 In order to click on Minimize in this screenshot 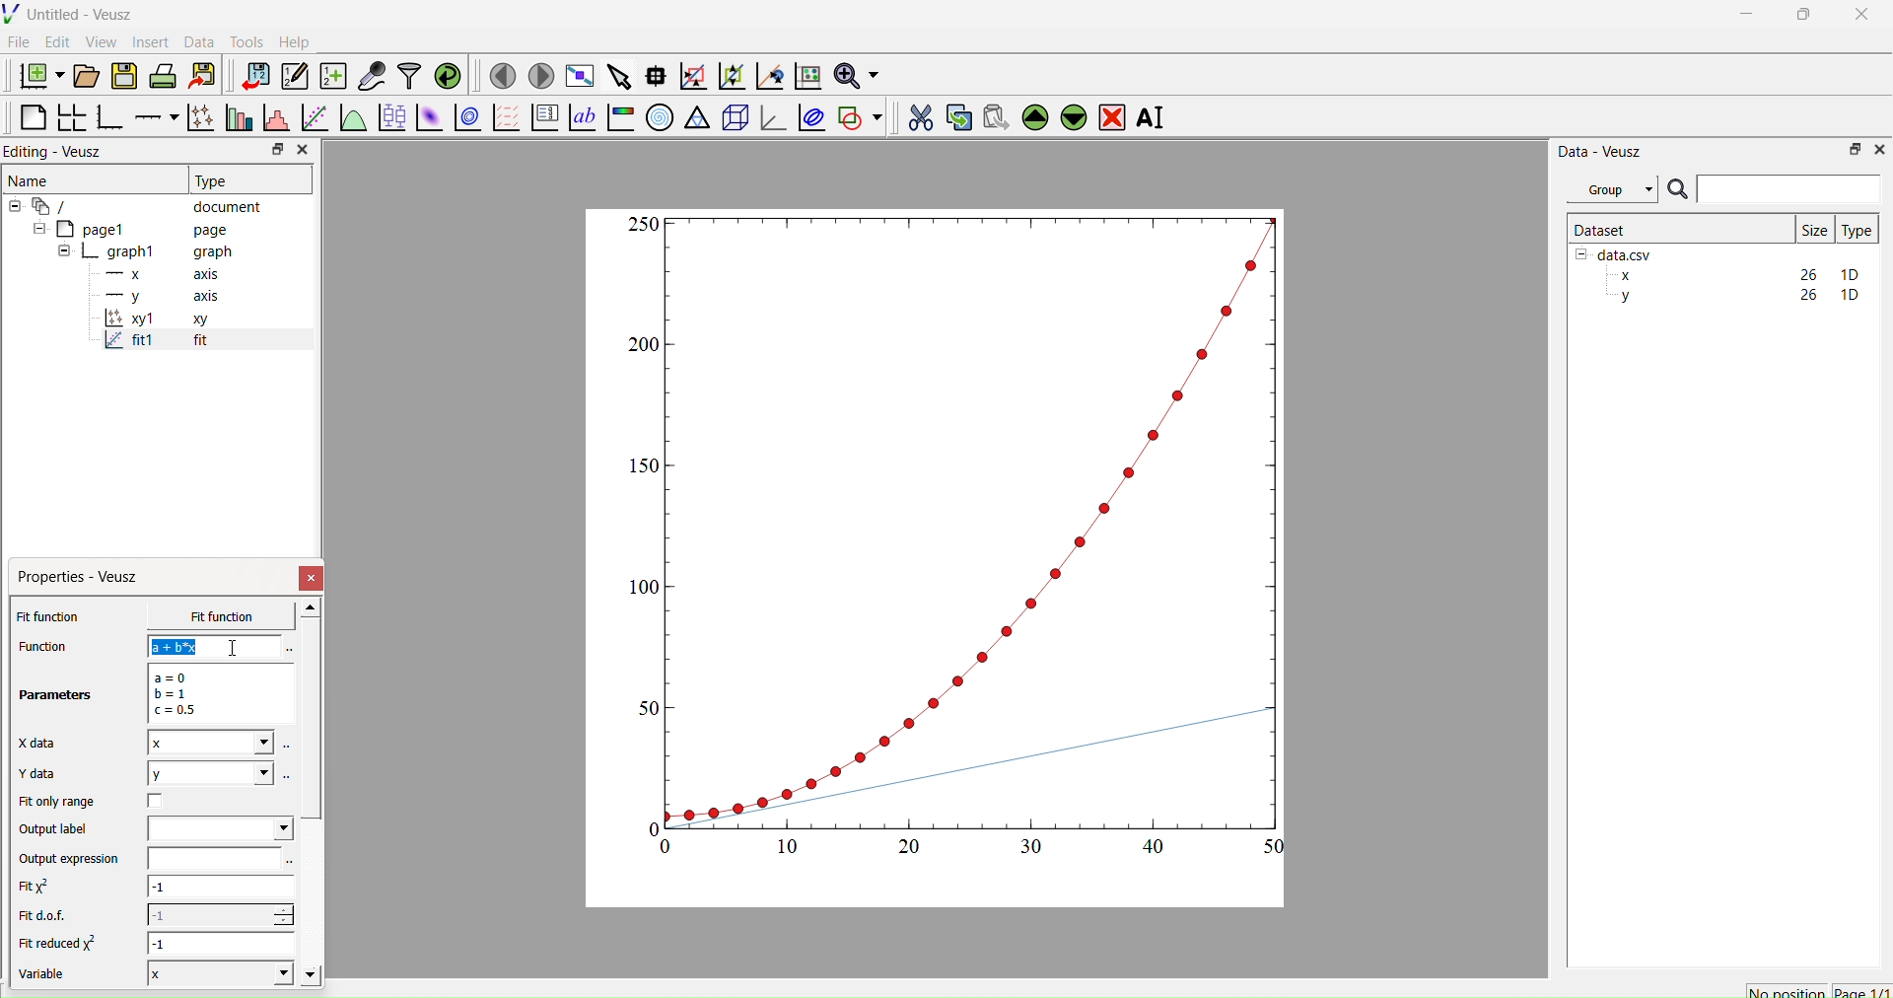, I will do `click(1746, 19)`.